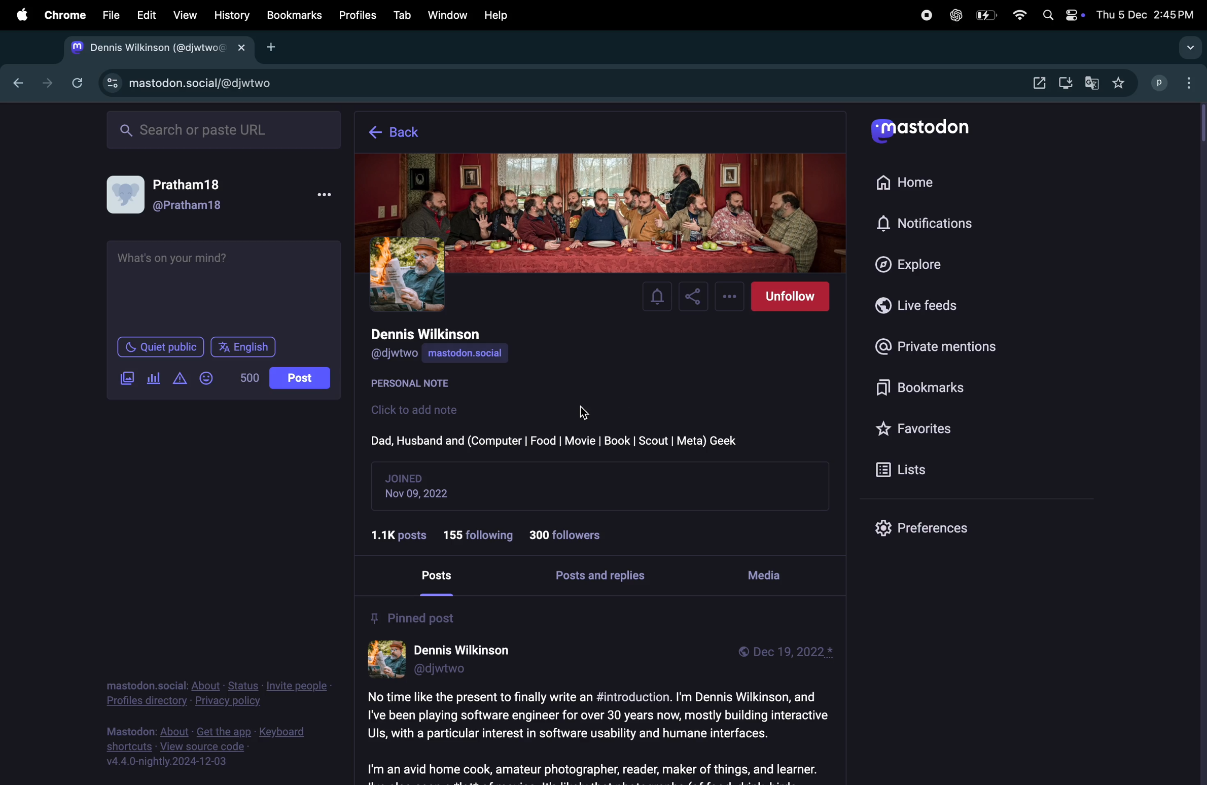  Describe the element at coordinates (214, 694) in the screenshot. I see `pricvacy policy` at that location.